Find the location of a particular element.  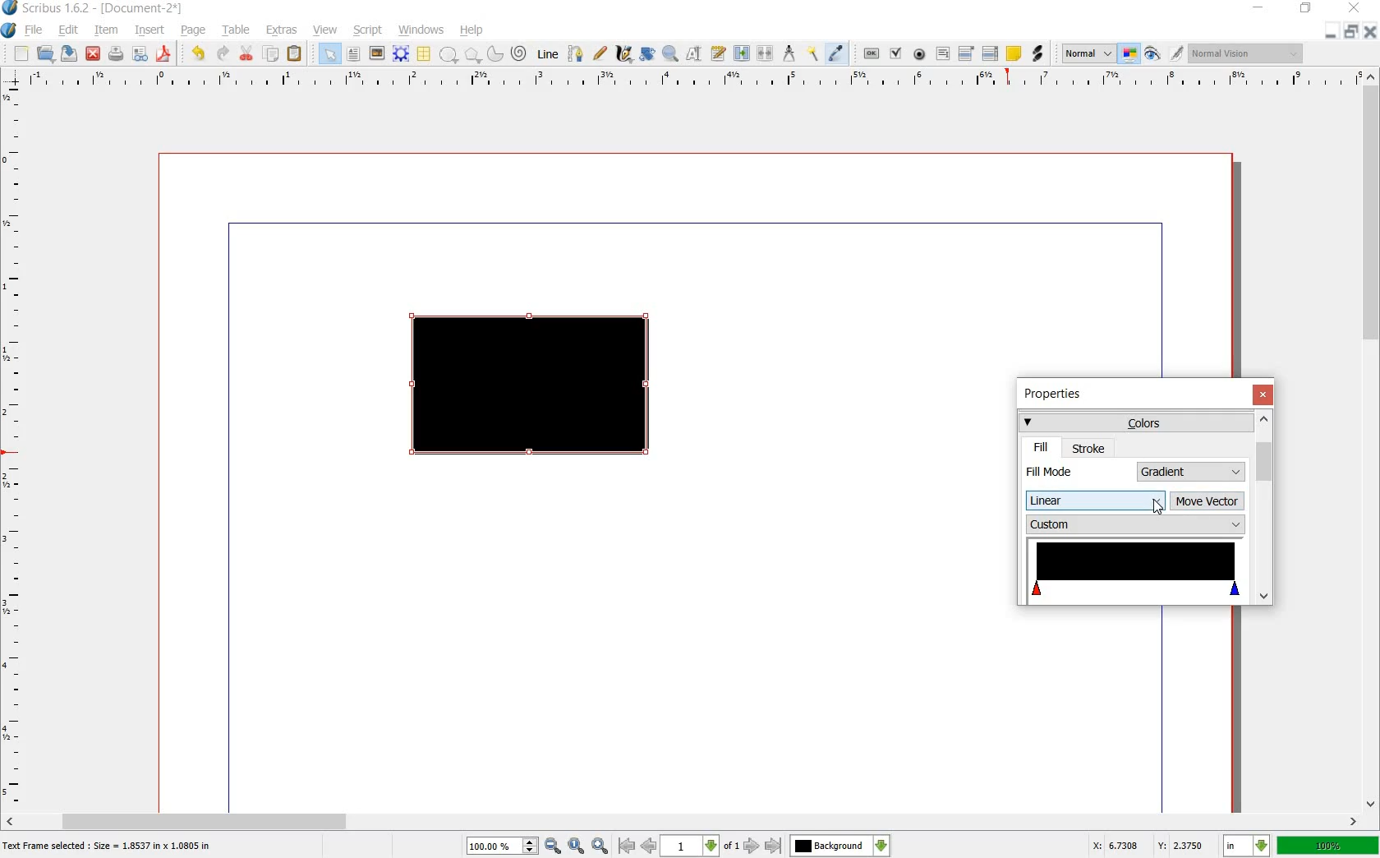

color stop is located at coordinates (1136, 573).